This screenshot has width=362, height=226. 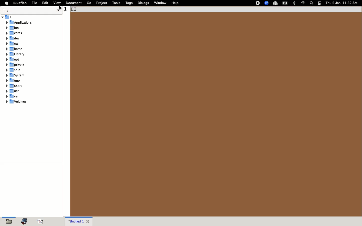 I want to click on dev, so click(x=13, y=38).